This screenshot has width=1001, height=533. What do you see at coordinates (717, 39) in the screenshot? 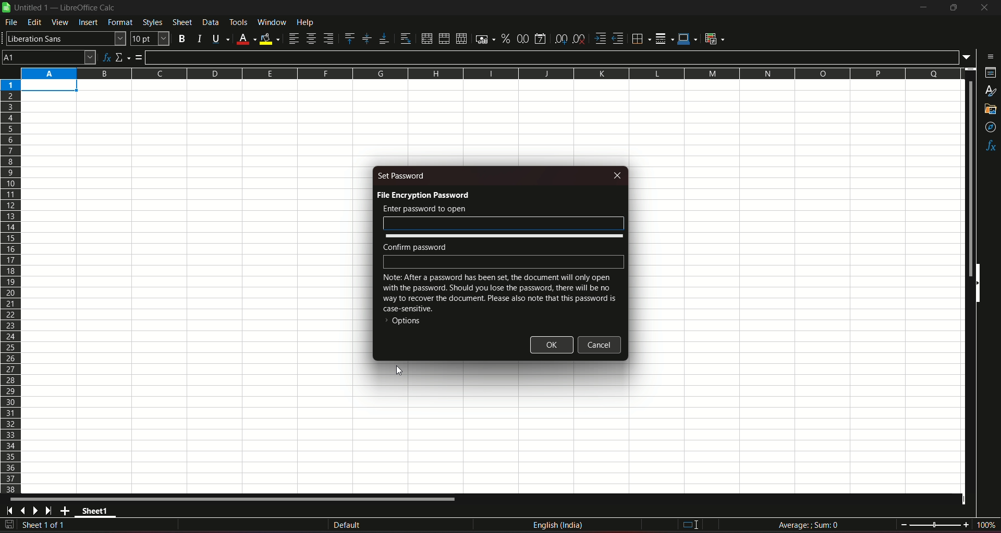
I see `conditional` at bounding box center [717, 39].